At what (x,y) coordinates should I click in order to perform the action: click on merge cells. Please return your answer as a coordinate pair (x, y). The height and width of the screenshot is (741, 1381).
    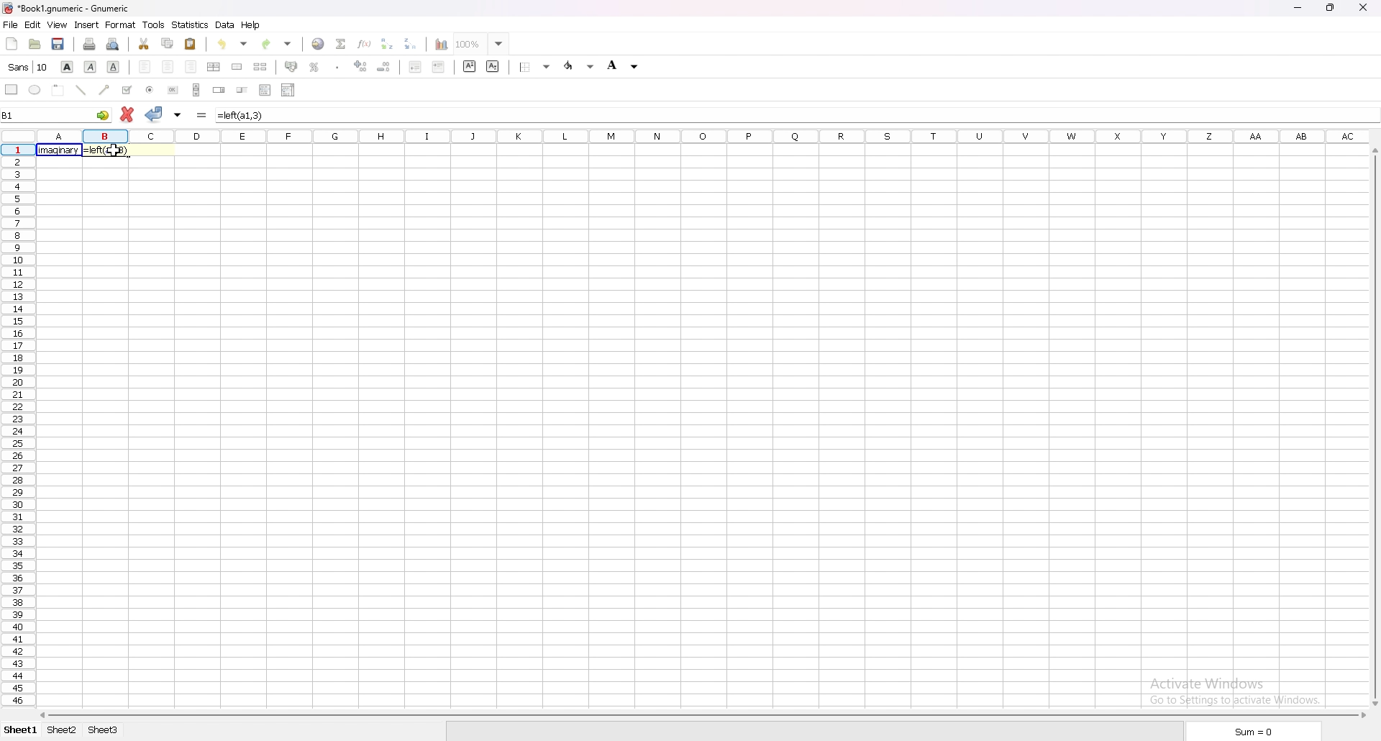
    Looking at the image, I should click on (238, 67).